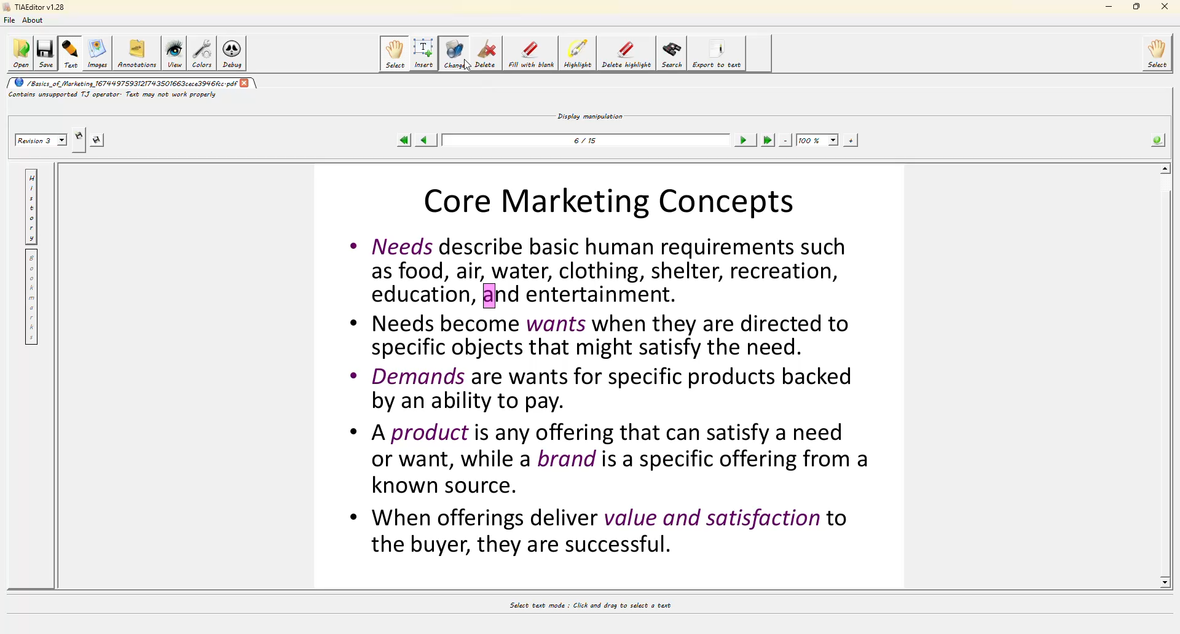  Describe the element at coordinates (1137, 6) in the screenshot. I see `maximize` at that location.